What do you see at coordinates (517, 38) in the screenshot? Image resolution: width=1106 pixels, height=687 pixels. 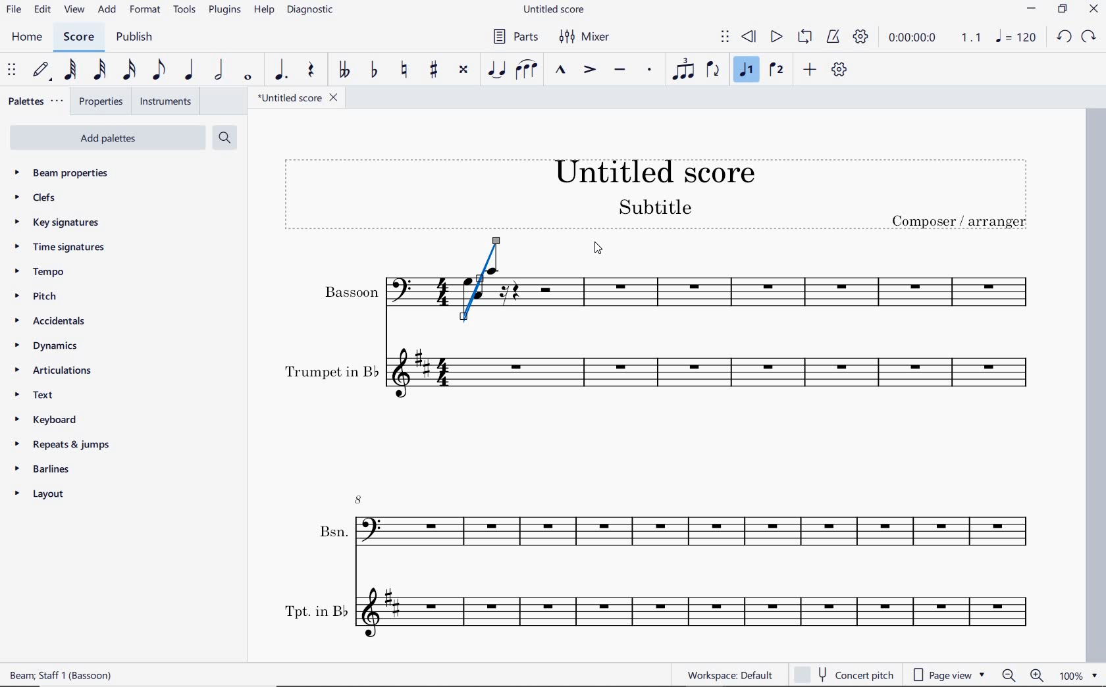 I see `parts` at bounding box center [517, 38].